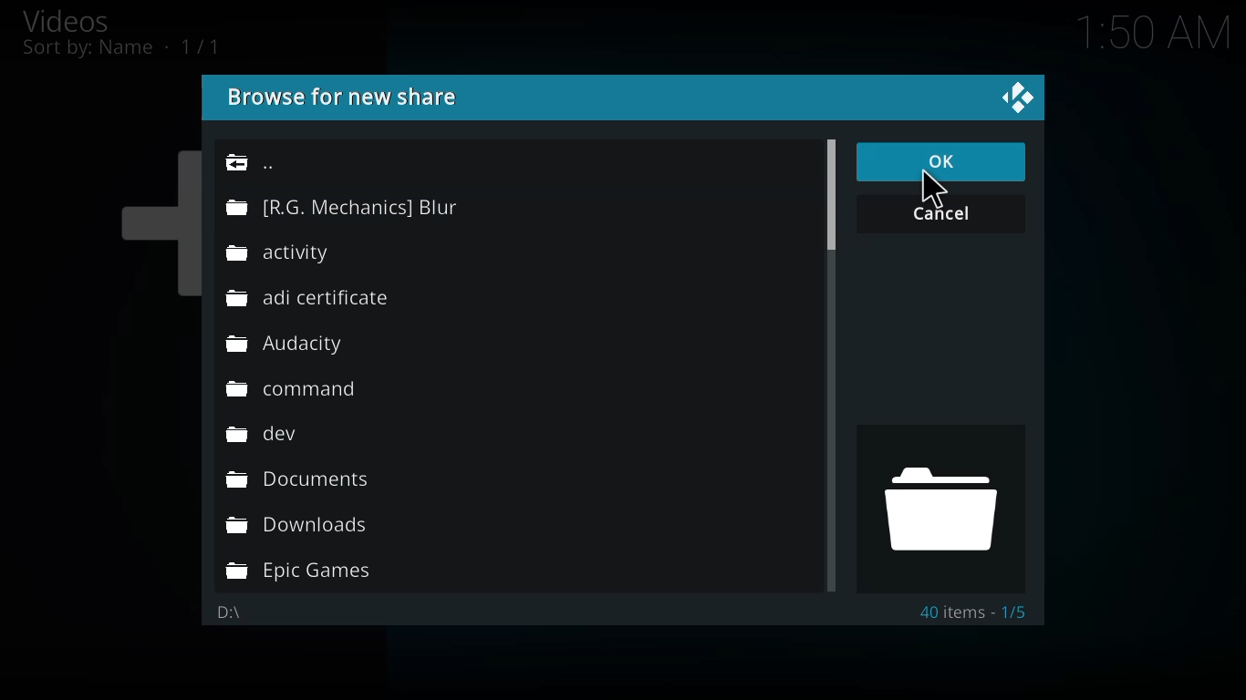 The image size is (1246, 700). Describe the element at coordinates (352, 206) in the screenshot. I see `folder` at that location.